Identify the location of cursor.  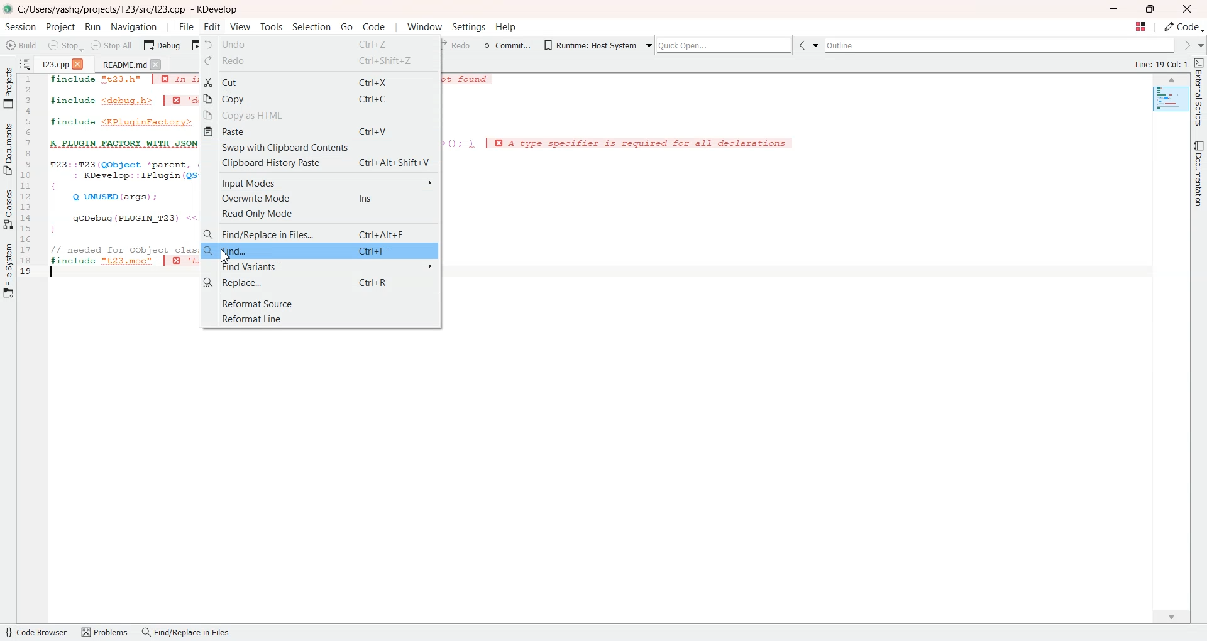
(226, 256).